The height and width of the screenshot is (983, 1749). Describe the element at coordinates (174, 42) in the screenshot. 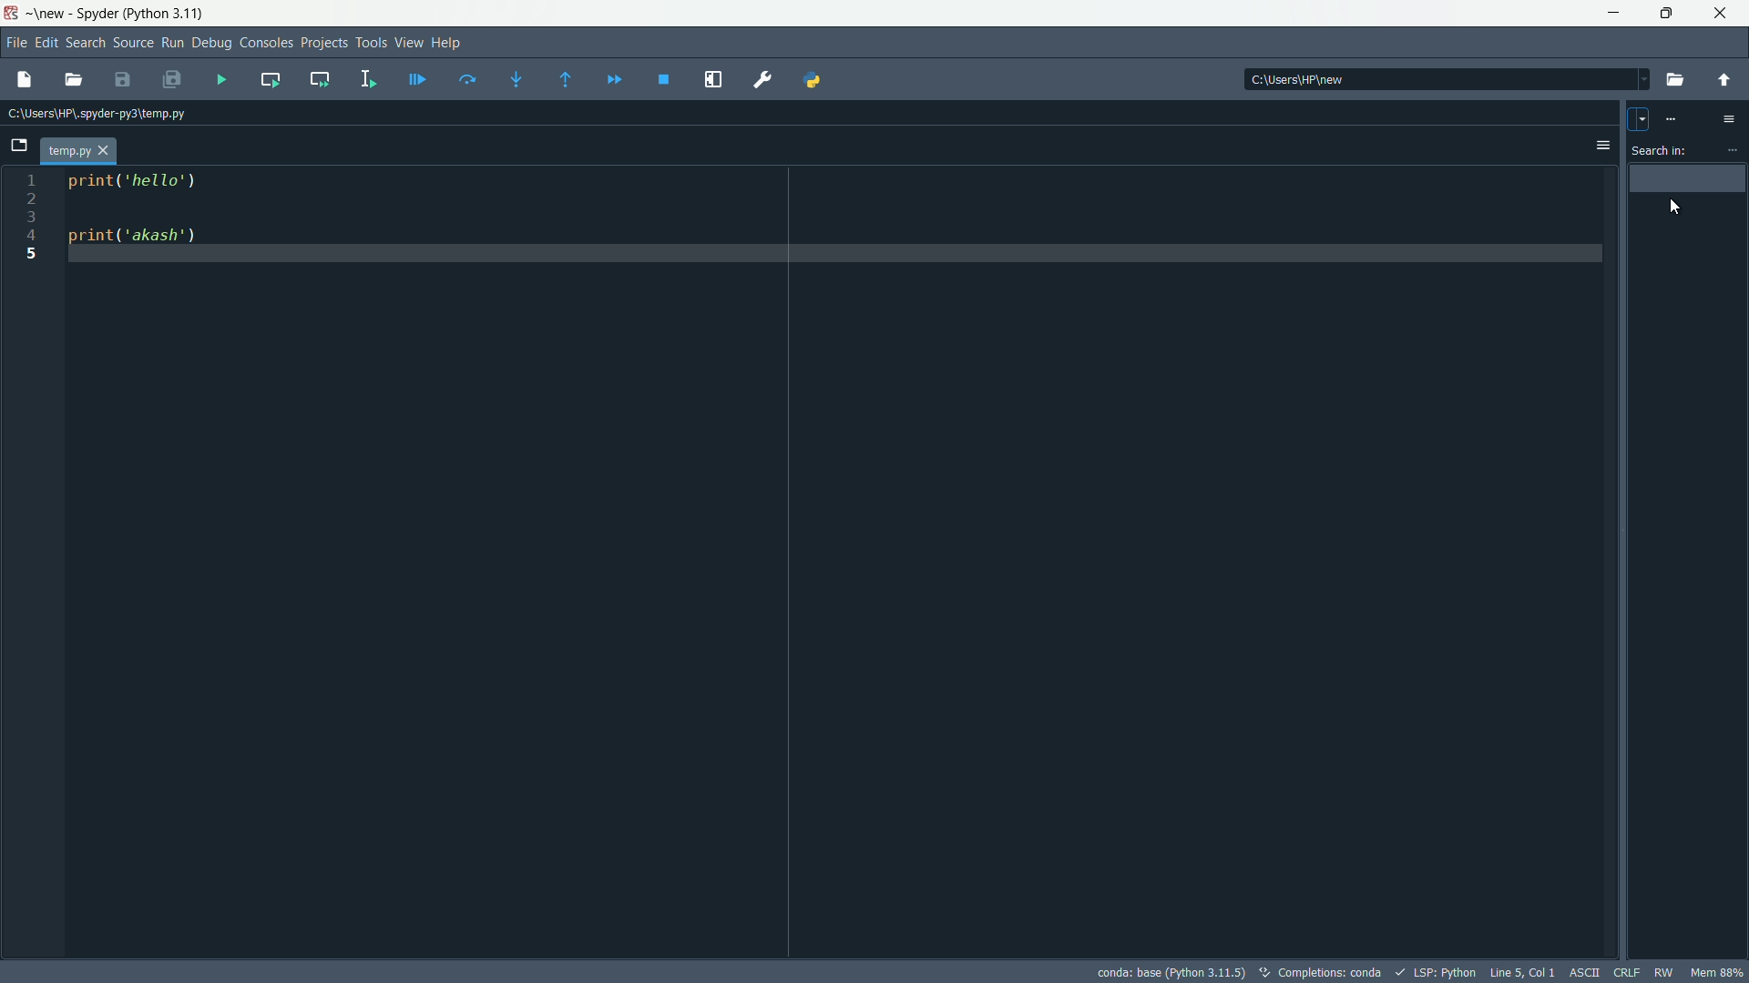

I see `Run Menu` at that location.